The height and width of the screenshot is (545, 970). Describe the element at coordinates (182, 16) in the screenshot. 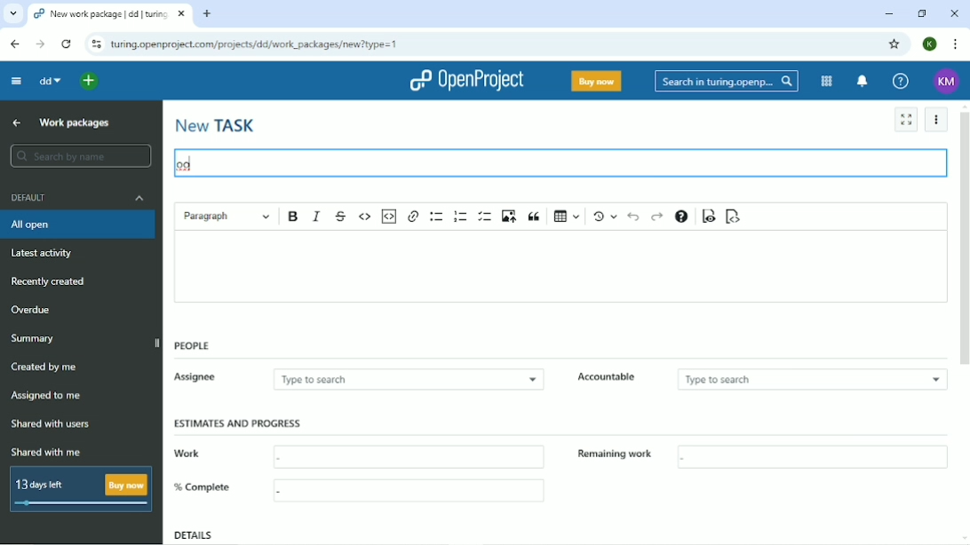

I see `close` at that location.